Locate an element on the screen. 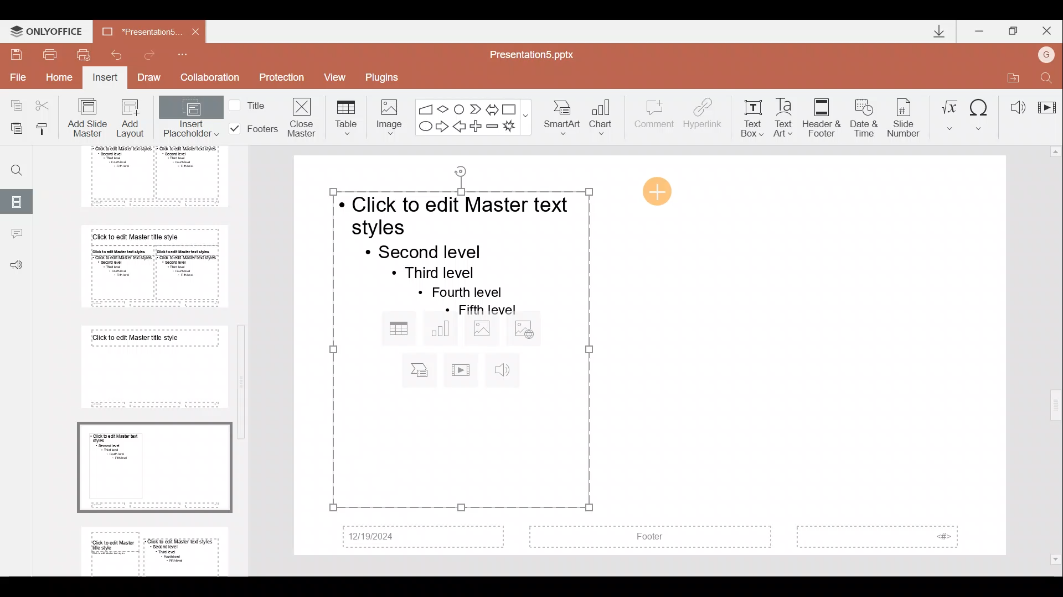 This screenshot has height=597, width=1063. Date & time is located at coordinates (861, 116).